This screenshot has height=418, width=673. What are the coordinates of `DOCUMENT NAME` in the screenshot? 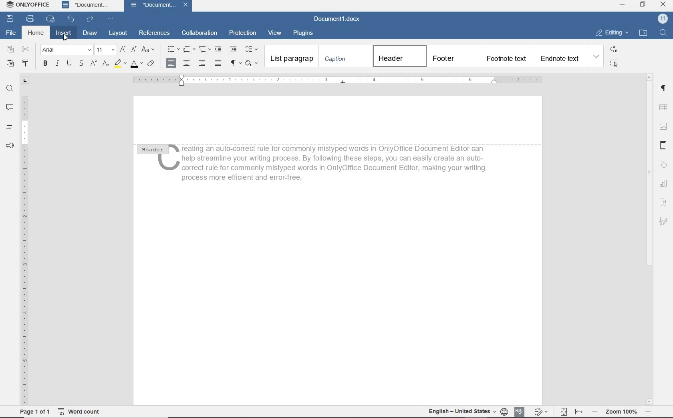 It's located at (159, 6).